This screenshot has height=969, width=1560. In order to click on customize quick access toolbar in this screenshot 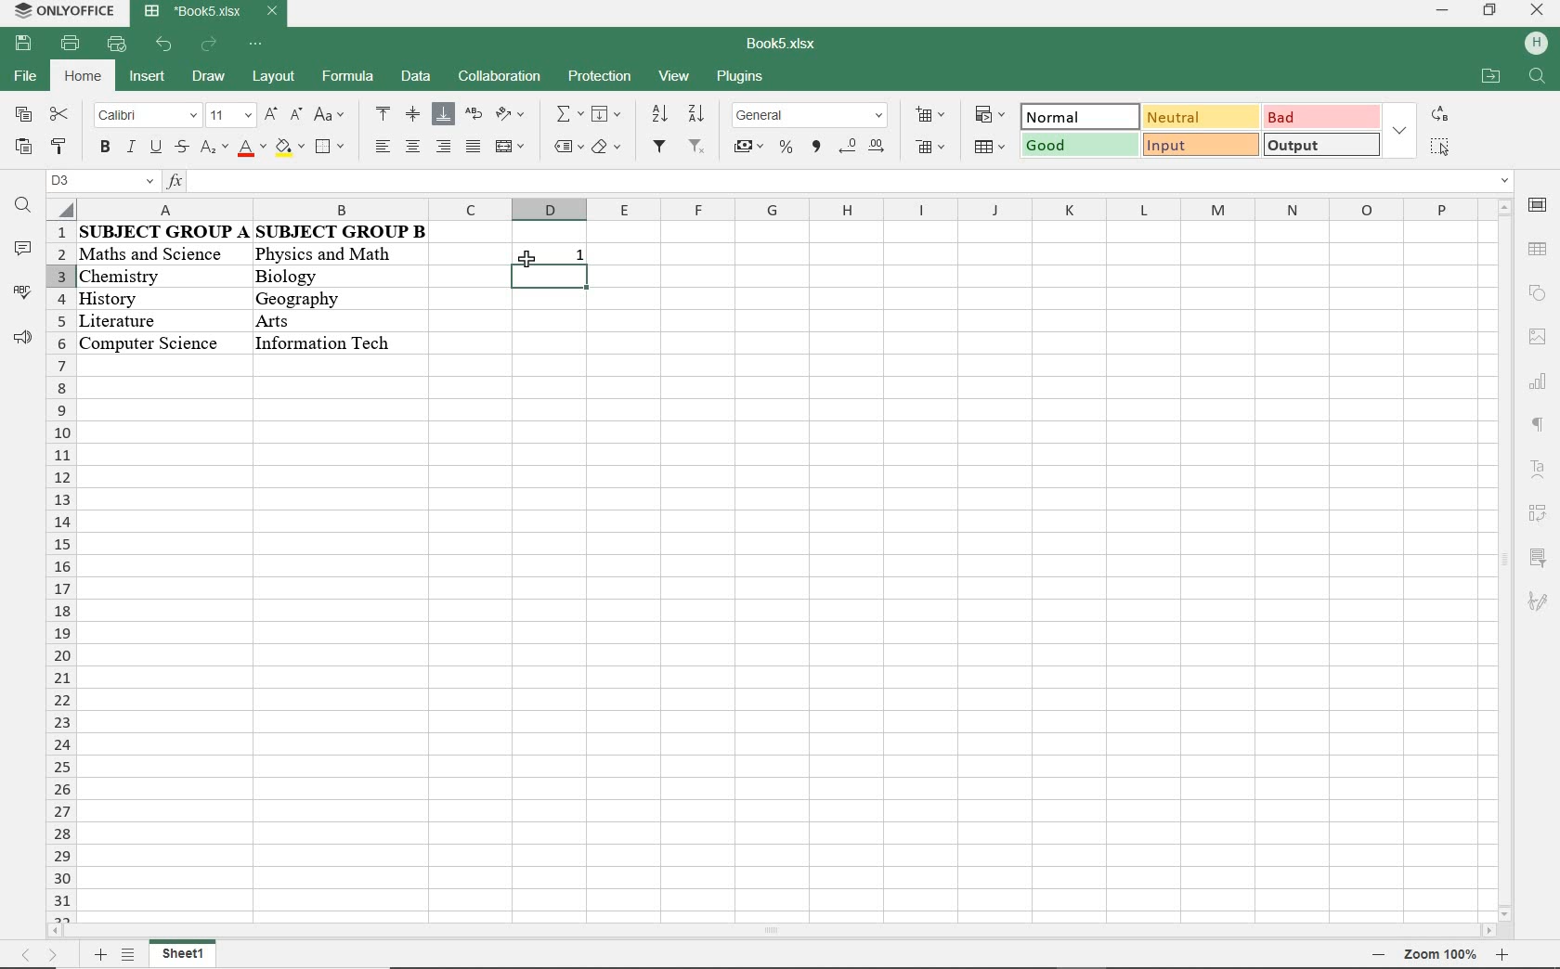, I will do `click(256, 45)`.